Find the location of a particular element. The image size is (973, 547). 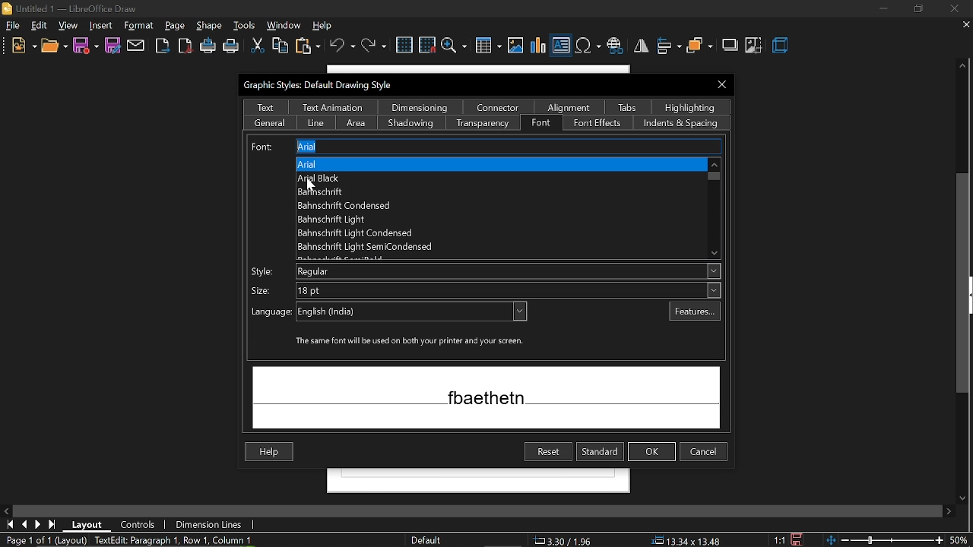

Bahnschrift Condensed is located at coordinates (362, 206).